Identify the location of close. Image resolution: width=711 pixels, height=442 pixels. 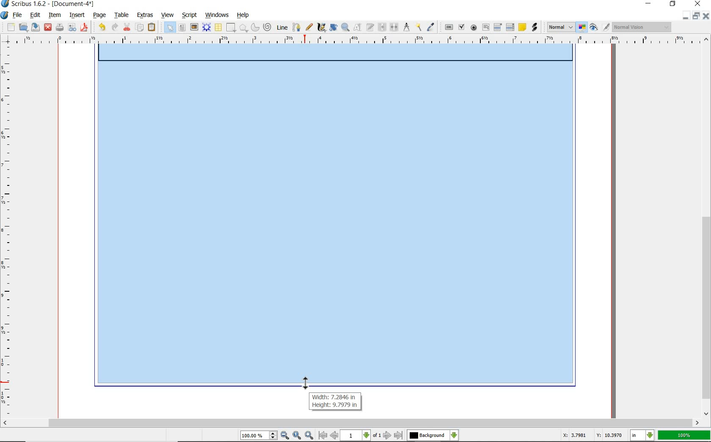
(48, 28).